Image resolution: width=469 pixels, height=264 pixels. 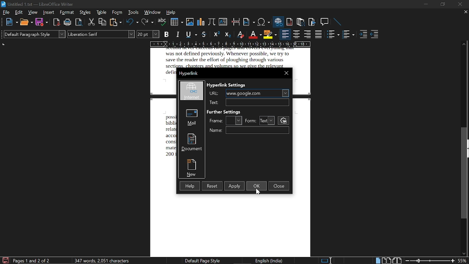 I want to click on bold, so click(x=167, y=34).